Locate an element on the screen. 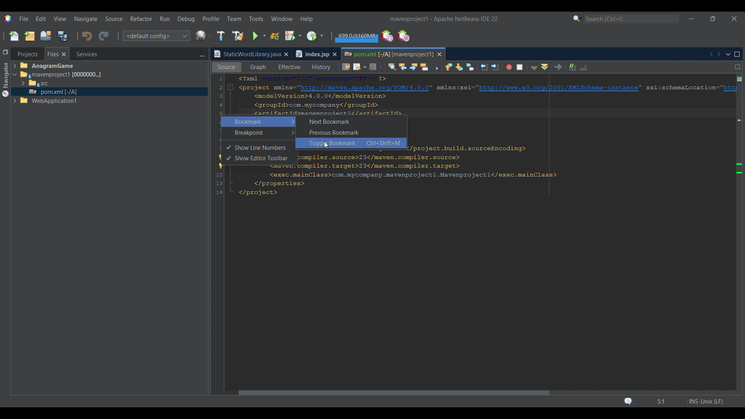 The image size is (745, 419). Selected file highlighted is located at coordinates (109, 92).